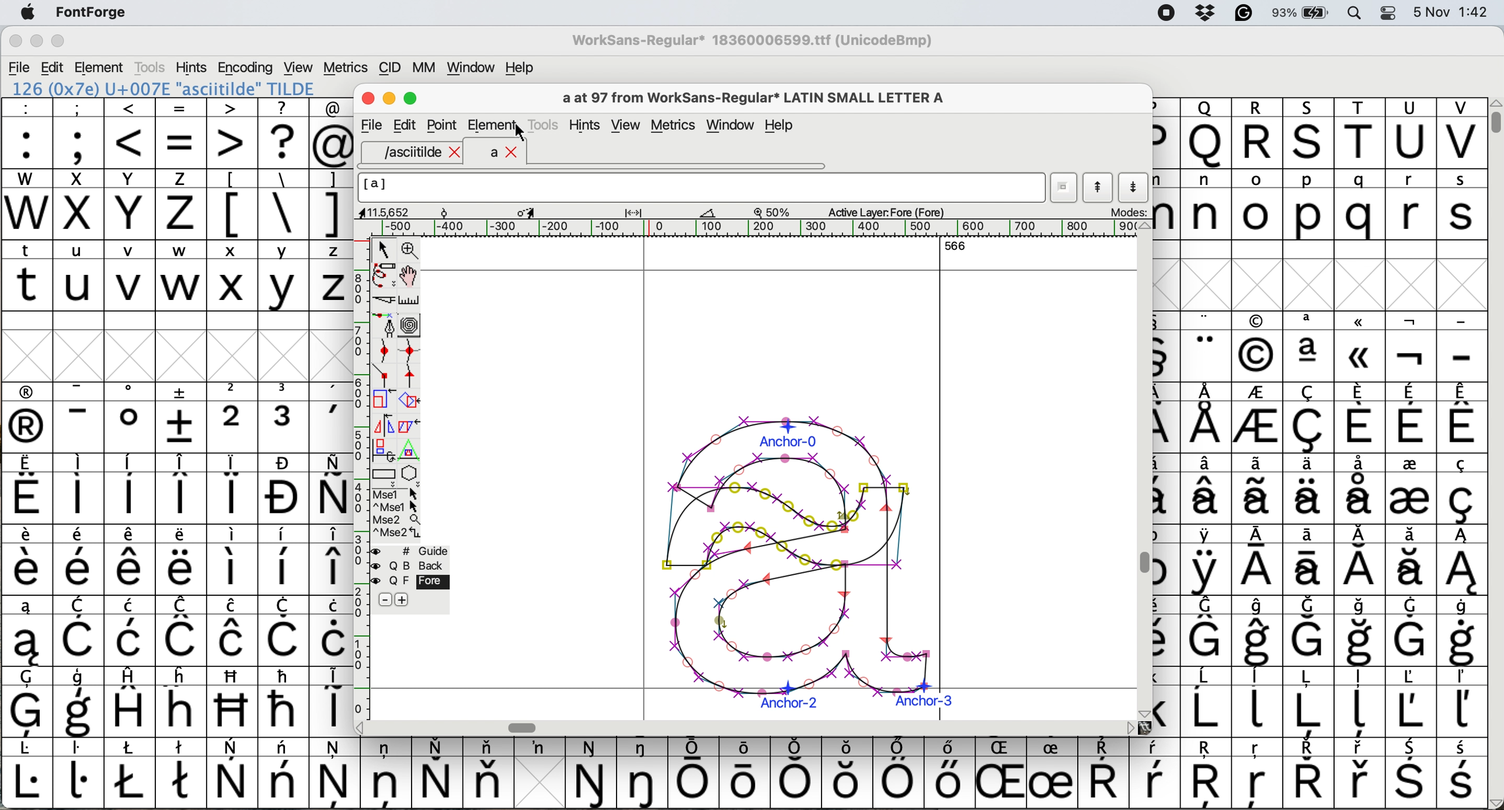 This screenshot has height=810, width=1504. What do you see at coordinates (149, 67) in the screenshot?
I see `tools` at bounding box center [149, 67].